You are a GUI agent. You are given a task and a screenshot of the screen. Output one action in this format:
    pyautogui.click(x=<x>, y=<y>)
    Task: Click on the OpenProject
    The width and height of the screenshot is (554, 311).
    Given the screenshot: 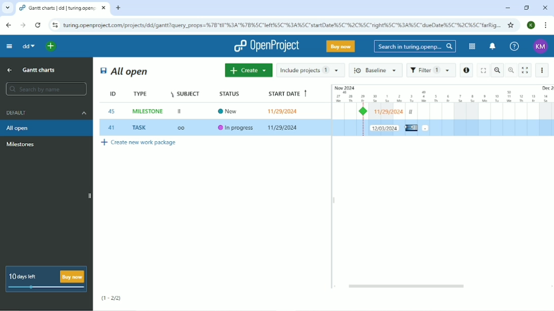 What is the action you would take?
    pyautogui.click(x=266, y=46)
    